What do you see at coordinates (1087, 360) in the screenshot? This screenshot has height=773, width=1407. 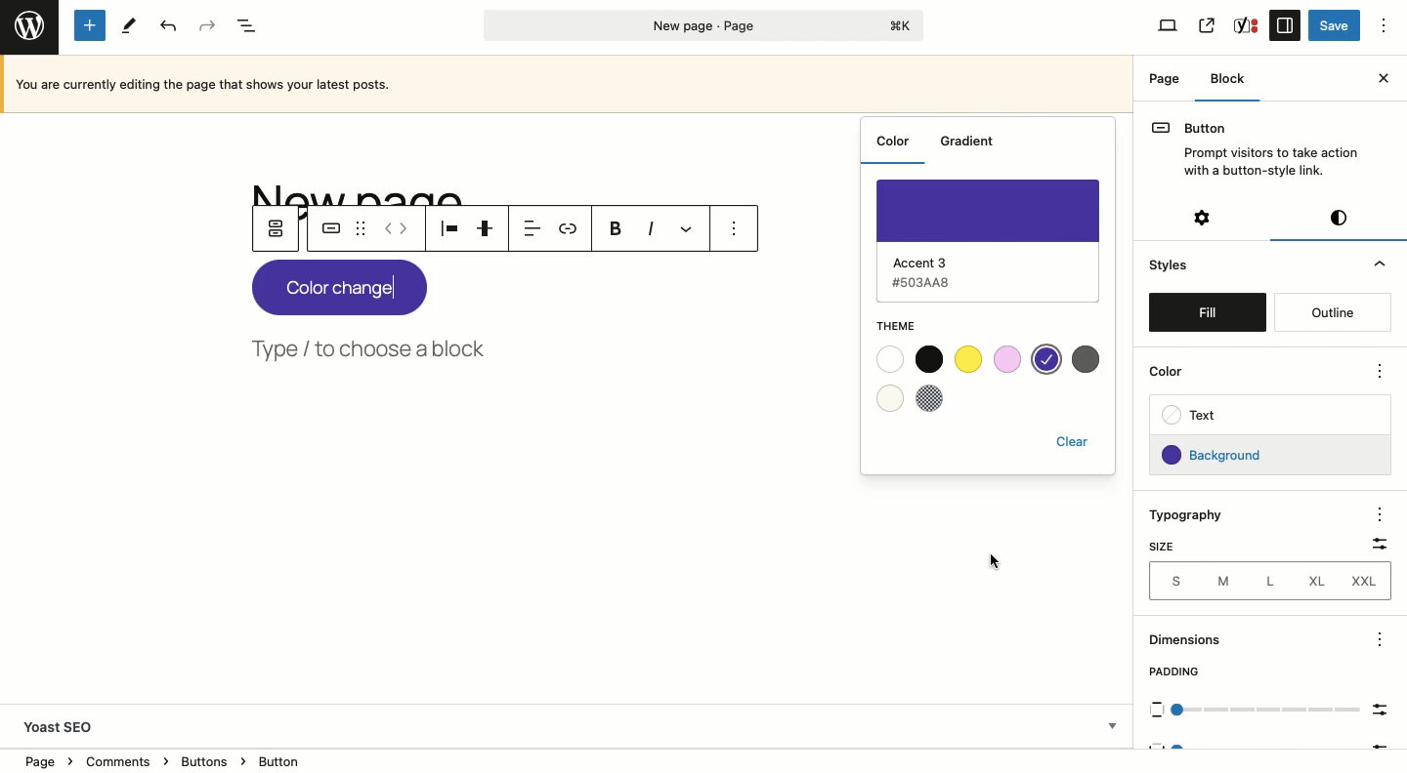 I see `Grey` at bounding box center [1087, 360].